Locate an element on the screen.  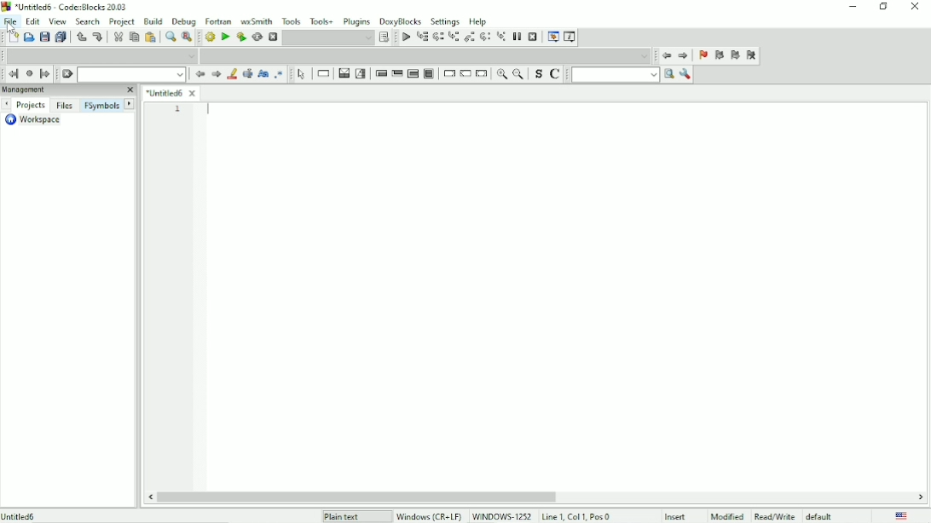
Restore down is located at coordinates (884, 7).